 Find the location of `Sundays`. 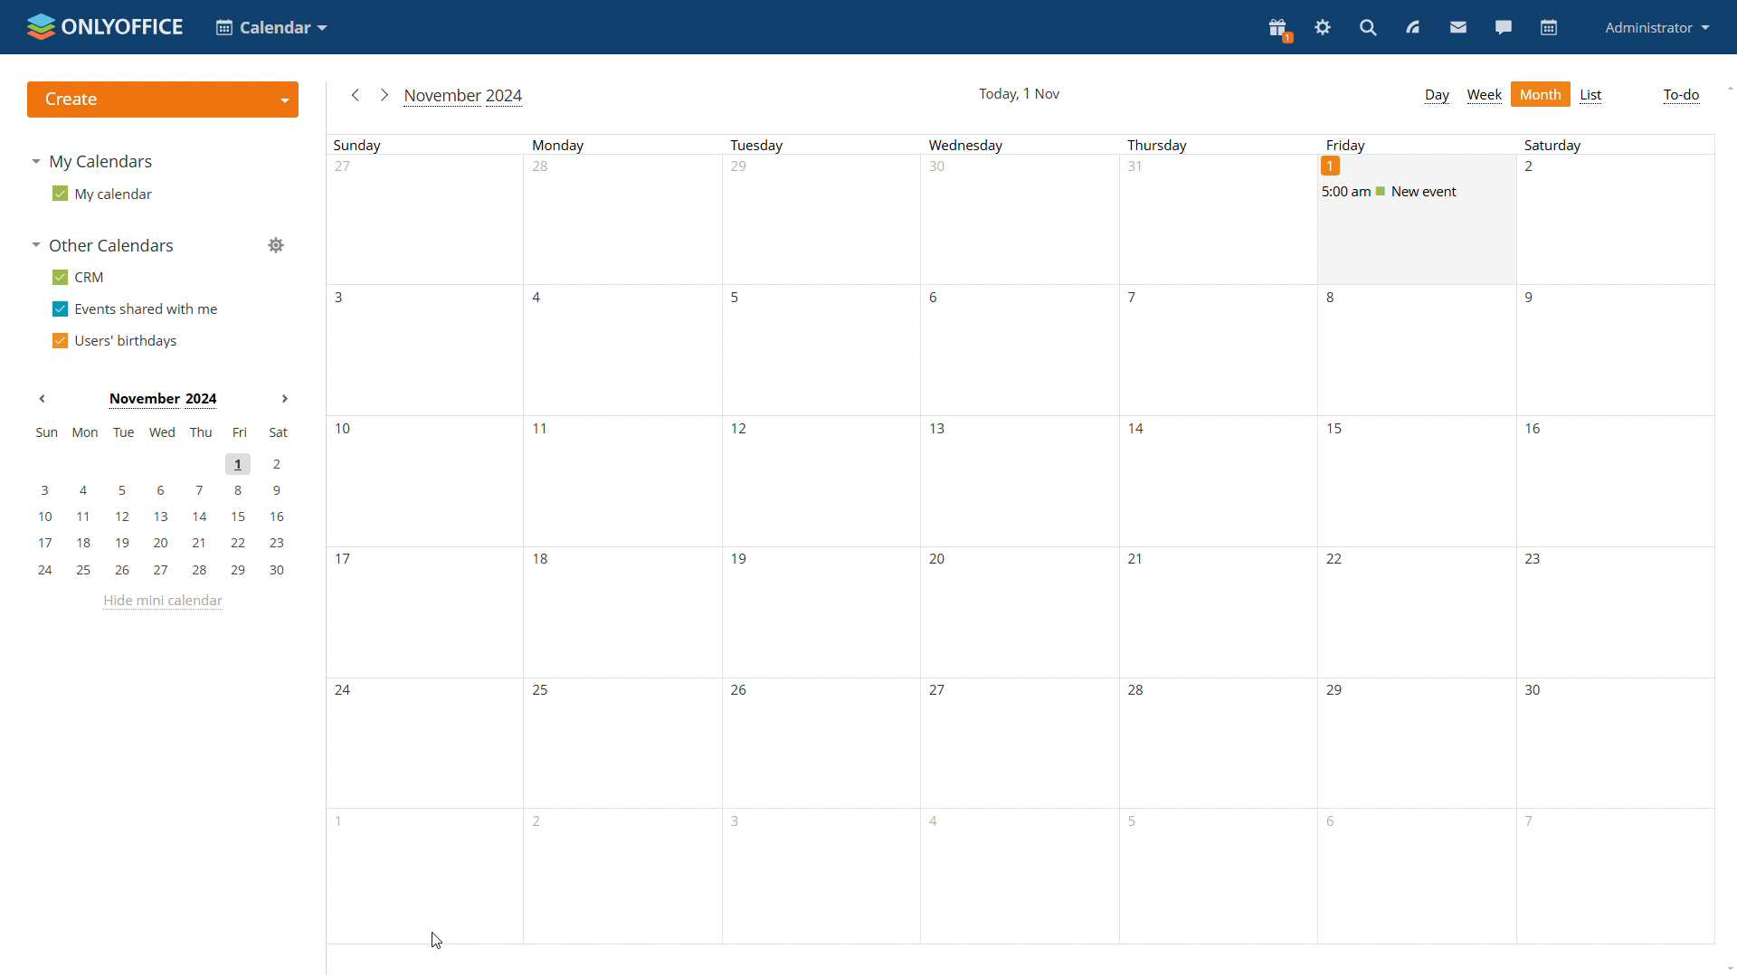

Sundays is located at coordinates (425, 539).